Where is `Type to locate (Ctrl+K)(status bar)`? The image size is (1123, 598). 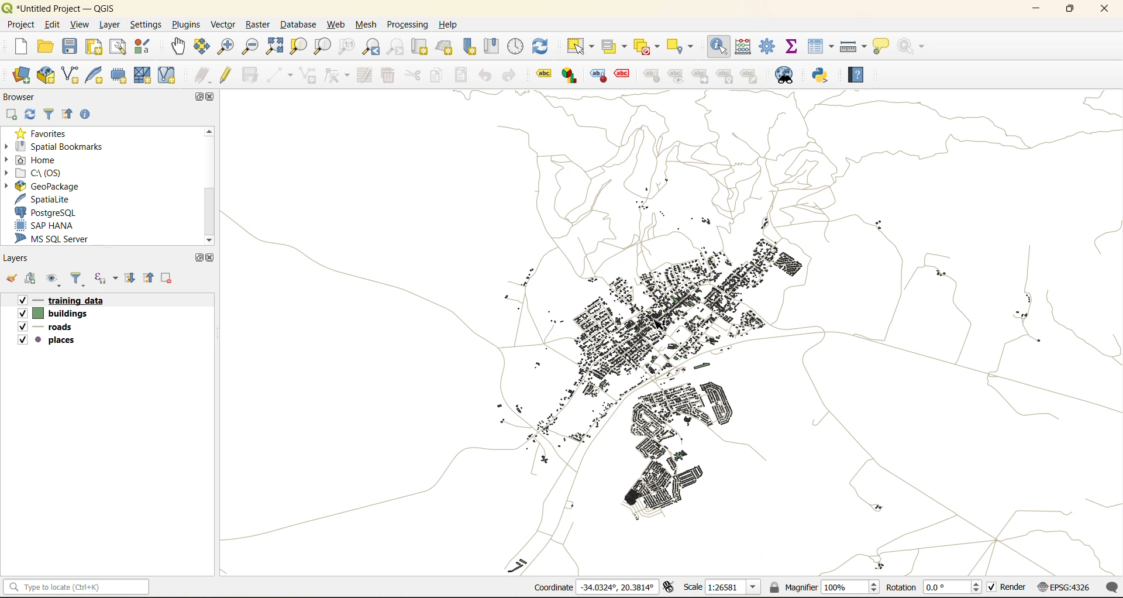 Type to locate (Ctrl+K)(status bar) is located at coordinates (77, 589).